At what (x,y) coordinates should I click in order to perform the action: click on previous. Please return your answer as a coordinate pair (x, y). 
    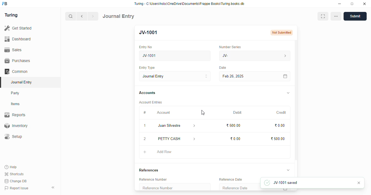
    Looking at the image, I should click on (82, 16).